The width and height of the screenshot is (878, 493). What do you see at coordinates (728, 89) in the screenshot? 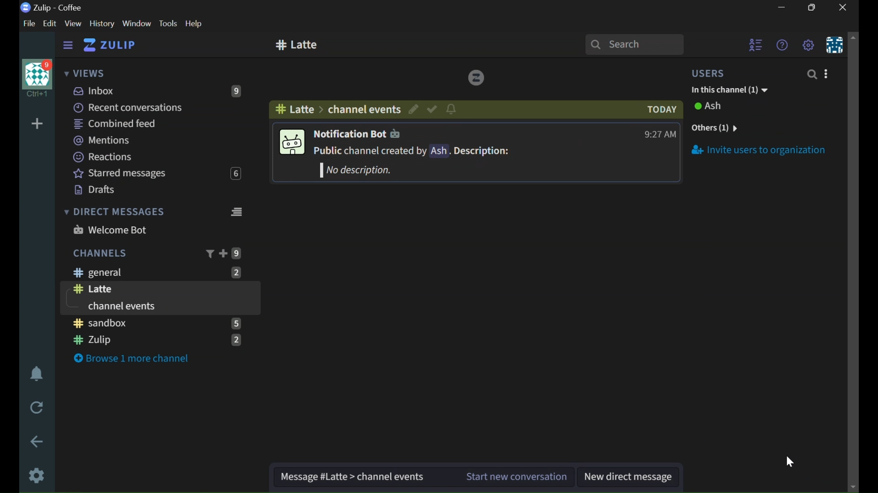
I see `In this channel (1)` at bounding box center [728, 89].